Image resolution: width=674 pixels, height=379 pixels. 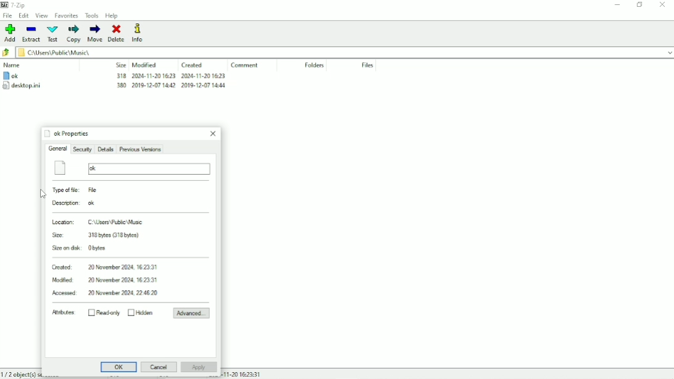 I want to click on Help, so click(x=112, y=15).